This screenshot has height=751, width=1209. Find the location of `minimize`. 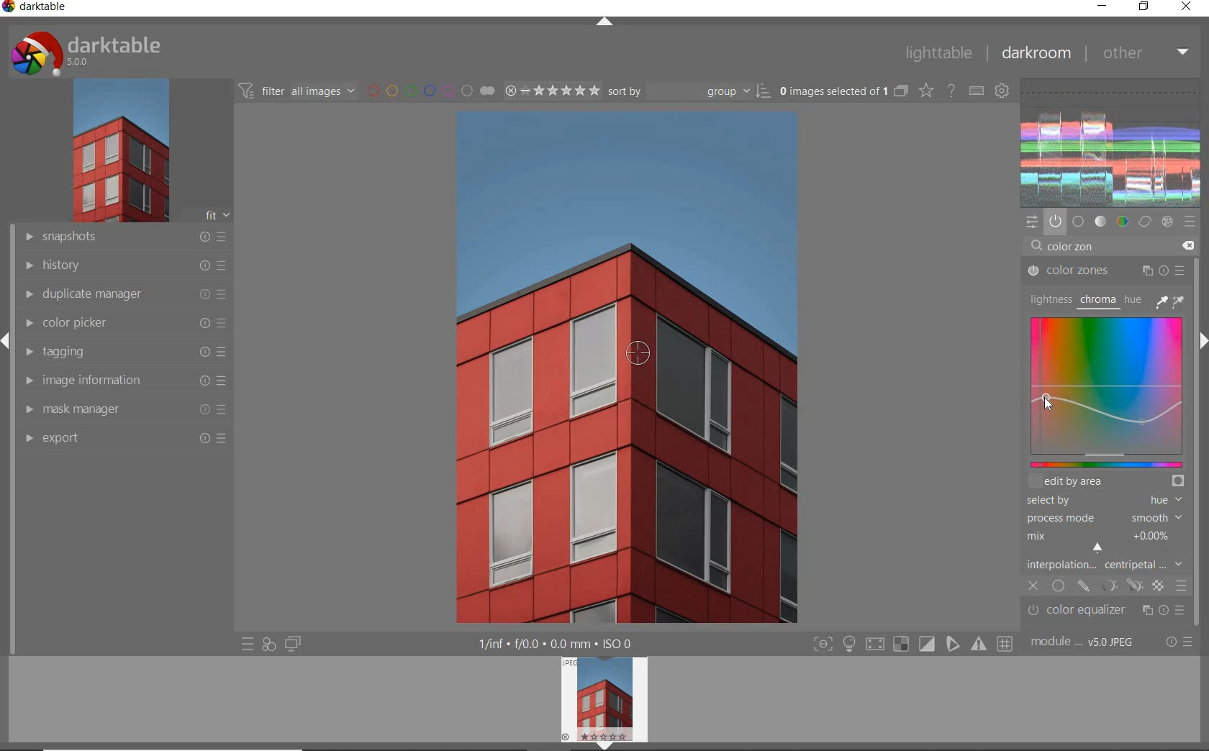

minimize is located at coordinates (1102, 7).